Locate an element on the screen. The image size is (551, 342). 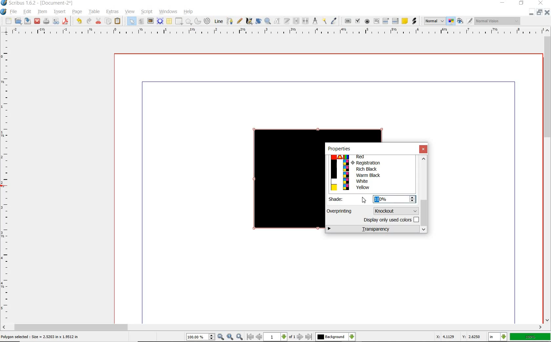
shape is located at coordinates (179, 21).